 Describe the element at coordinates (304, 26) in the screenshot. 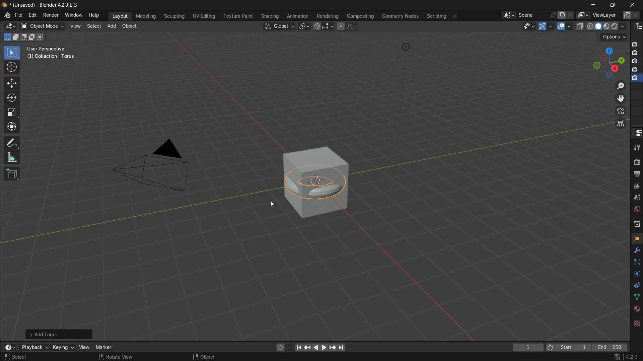

I see `transform pivot table` at that location.